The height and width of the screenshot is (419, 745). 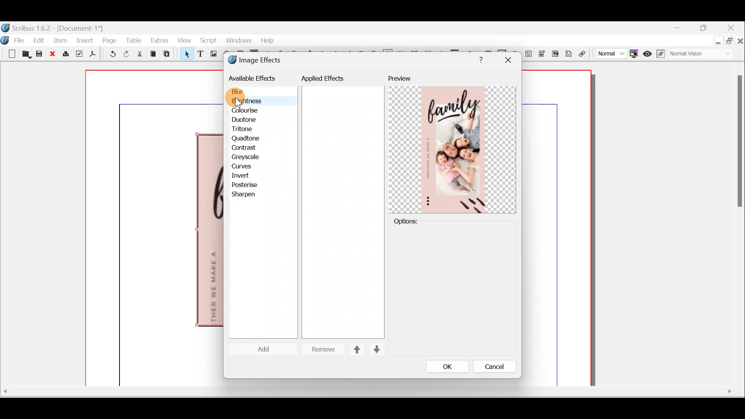 What do you see at coordinates (376, 349) in the screenshot?
I see `Move down` at bounding box center [376, 349].